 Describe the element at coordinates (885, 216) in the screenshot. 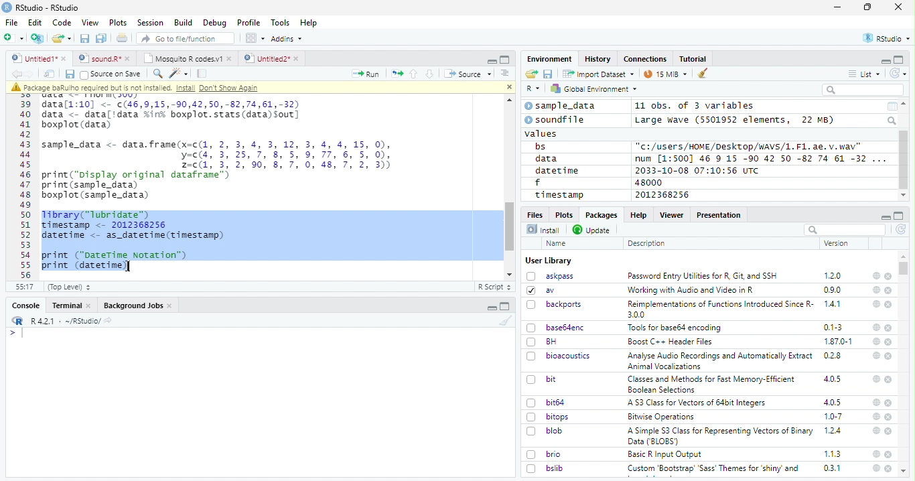

I see `minimize` at that location.